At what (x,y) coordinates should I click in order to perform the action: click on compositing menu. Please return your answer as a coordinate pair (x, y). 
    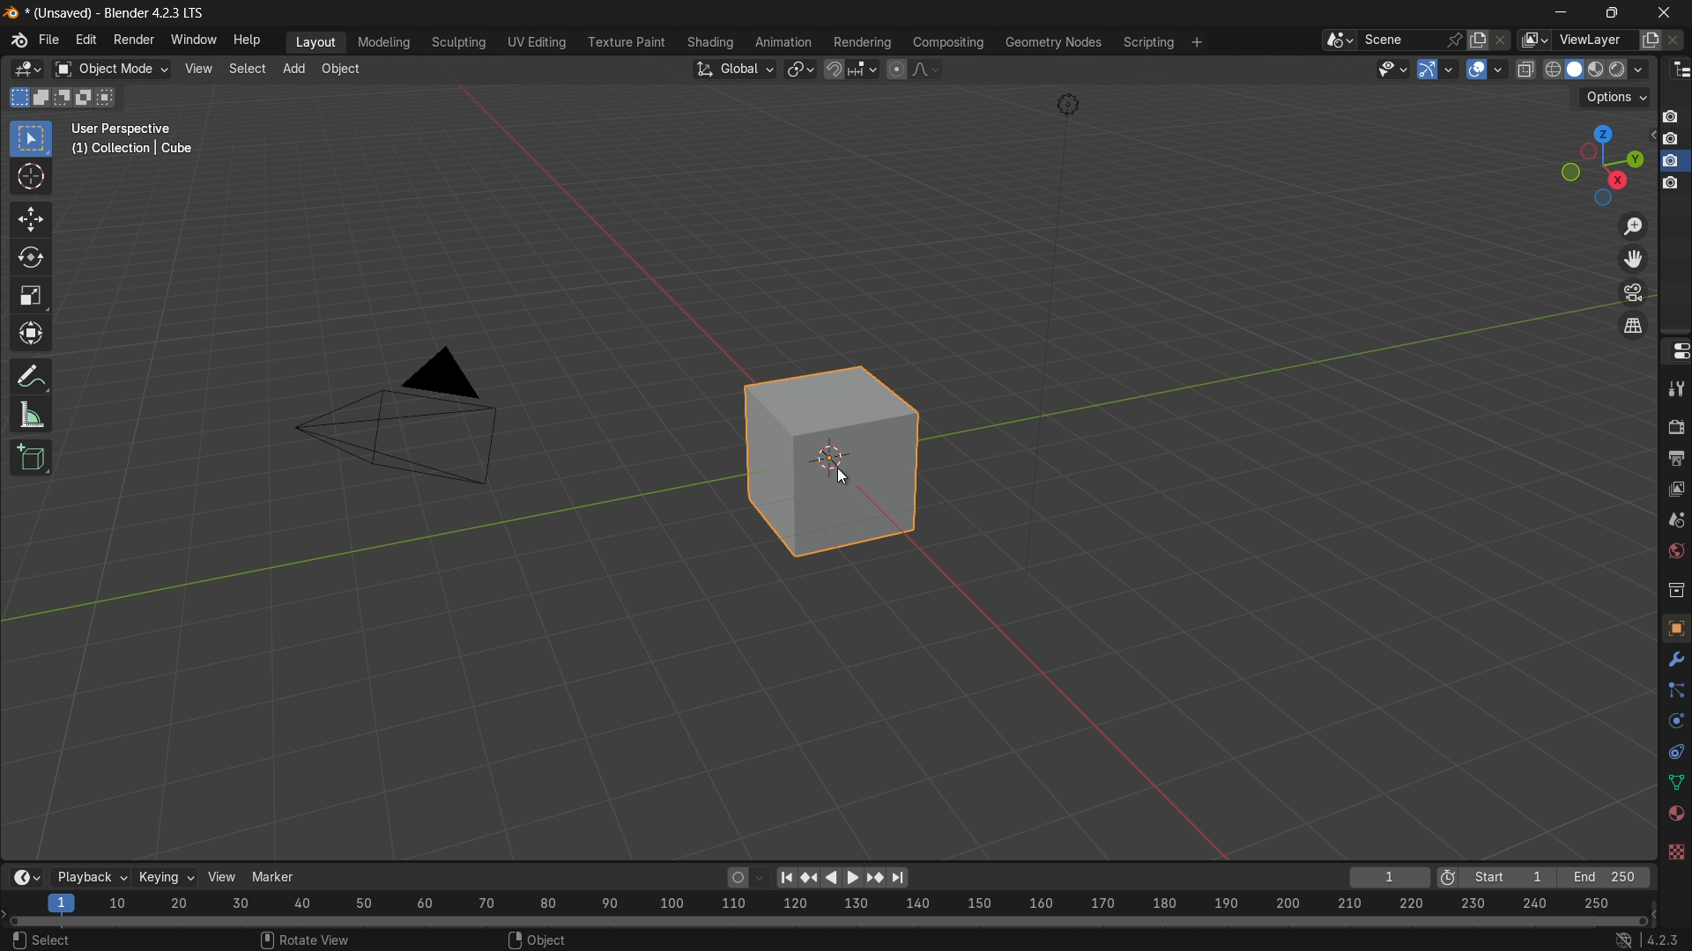
    Looking at the image, I should click on (947, 41).